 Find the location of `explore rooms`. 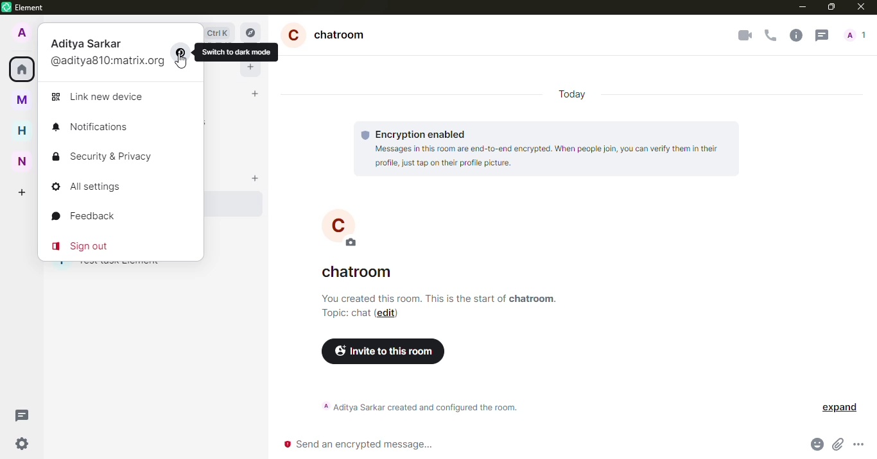

explore rooms is located at coordinates (252, 33).